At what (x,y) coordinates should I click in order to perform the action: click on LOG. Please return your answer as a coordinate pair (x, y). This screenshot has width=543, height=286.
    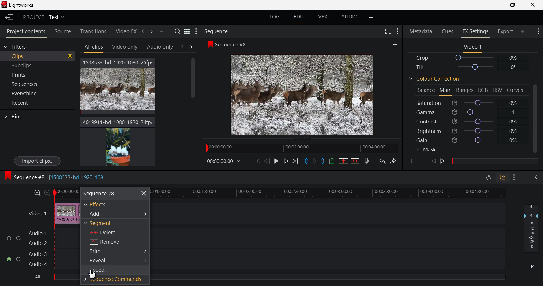
    Looking at the image, I should click on (275, 16).